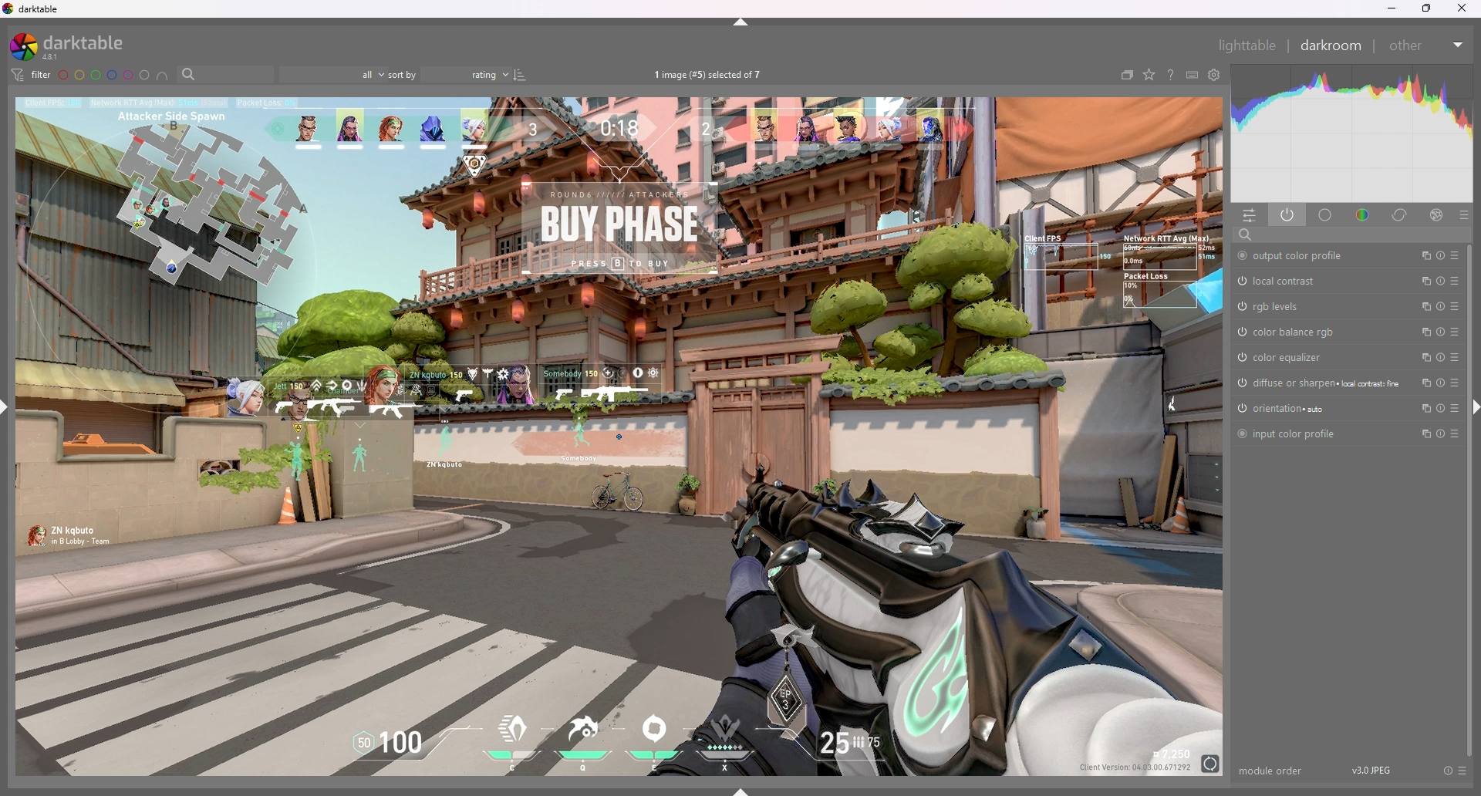 This screenshot has height=796, width=1481. What do you see at coordinates (1456, 281) in the screenshot?
I see `presets` at bounding box center [1456, 281].